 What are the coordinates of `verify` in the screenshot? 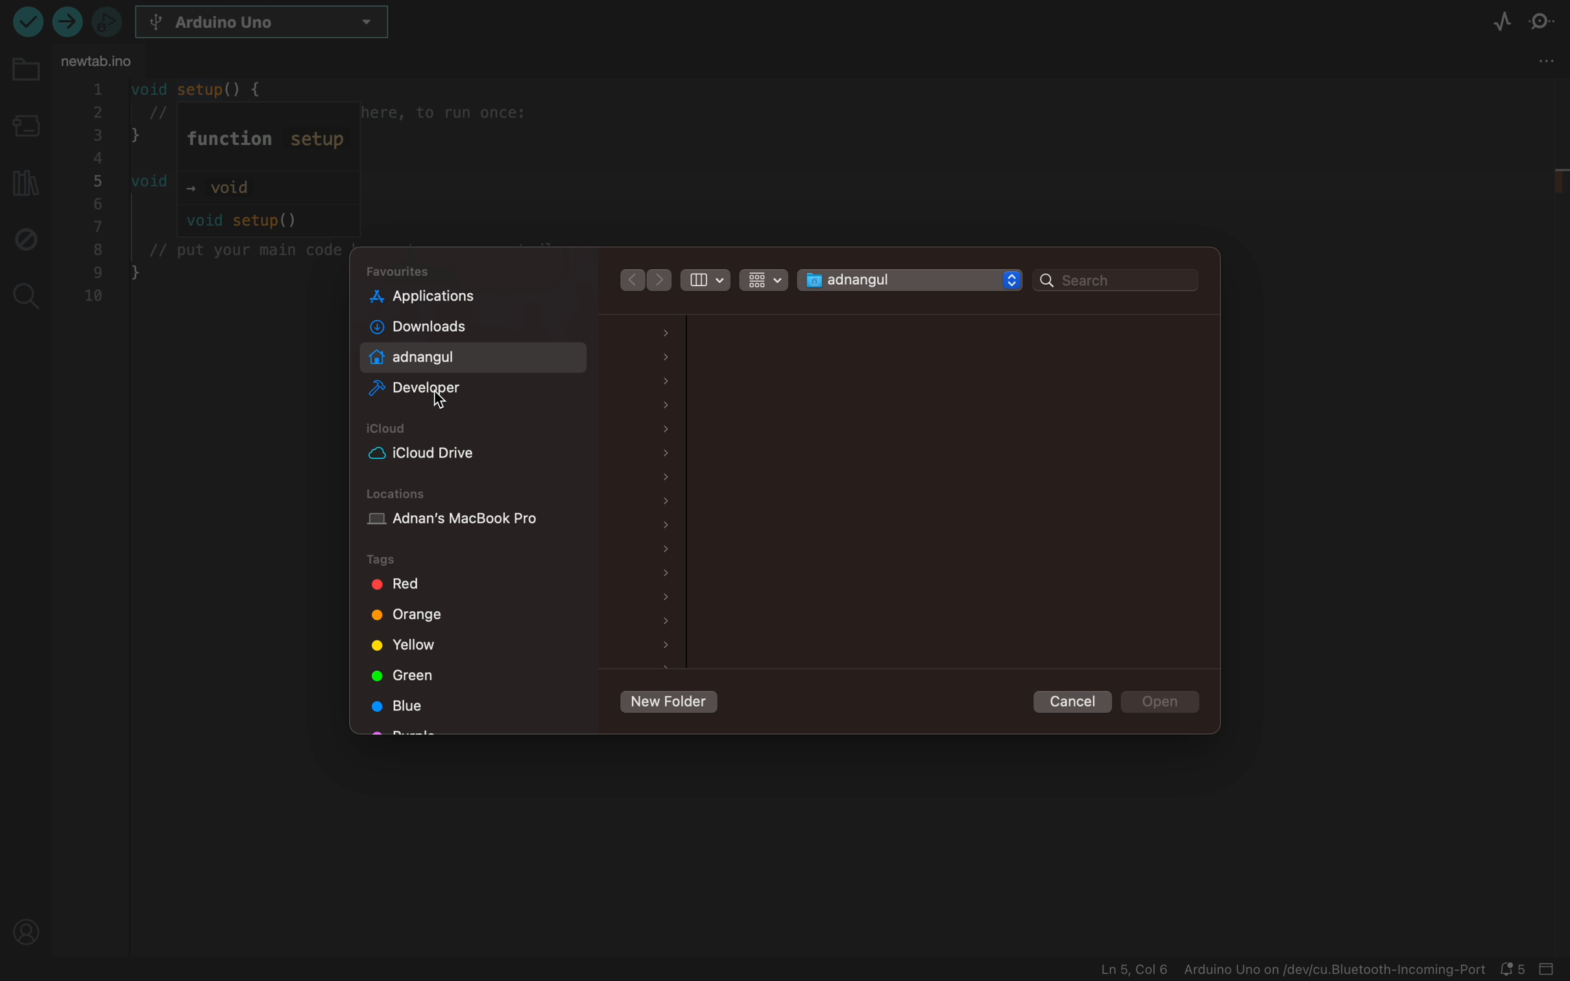 It's located at (68, 21).